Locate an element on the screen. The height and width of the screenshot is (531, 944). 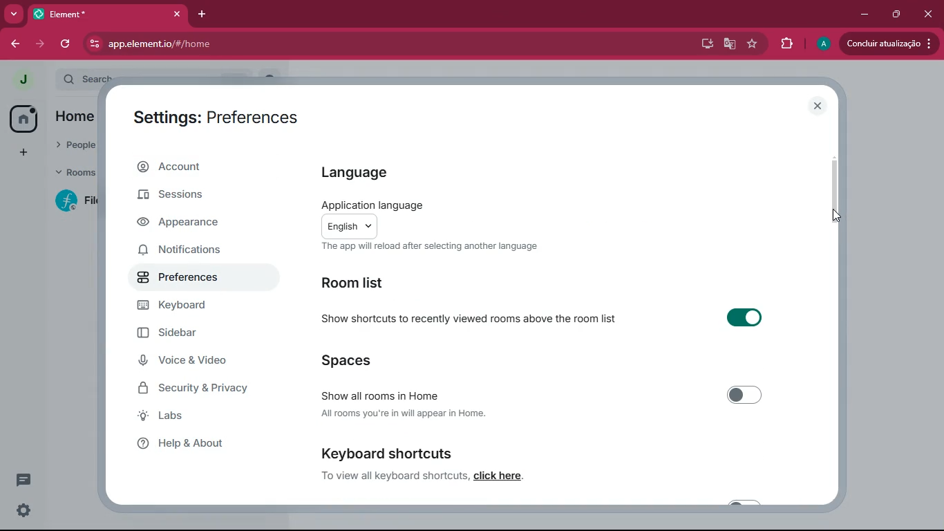
translate is located at coordinates (730, 44).